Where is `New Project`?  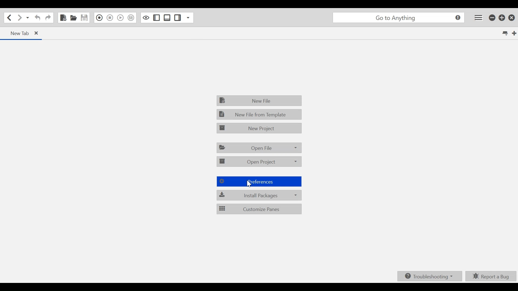 New Project is located at coordinates (259, 128).